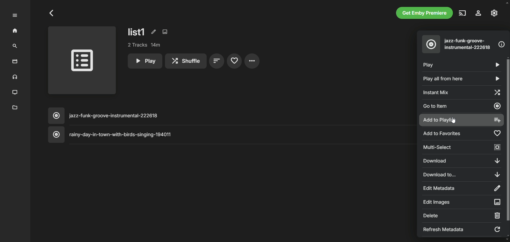 This screenshot has height=242, width=510. What do you see at coordinates (15, 108) in the screenshot?
I see `metadata manager` at bounding box center [15, 108].